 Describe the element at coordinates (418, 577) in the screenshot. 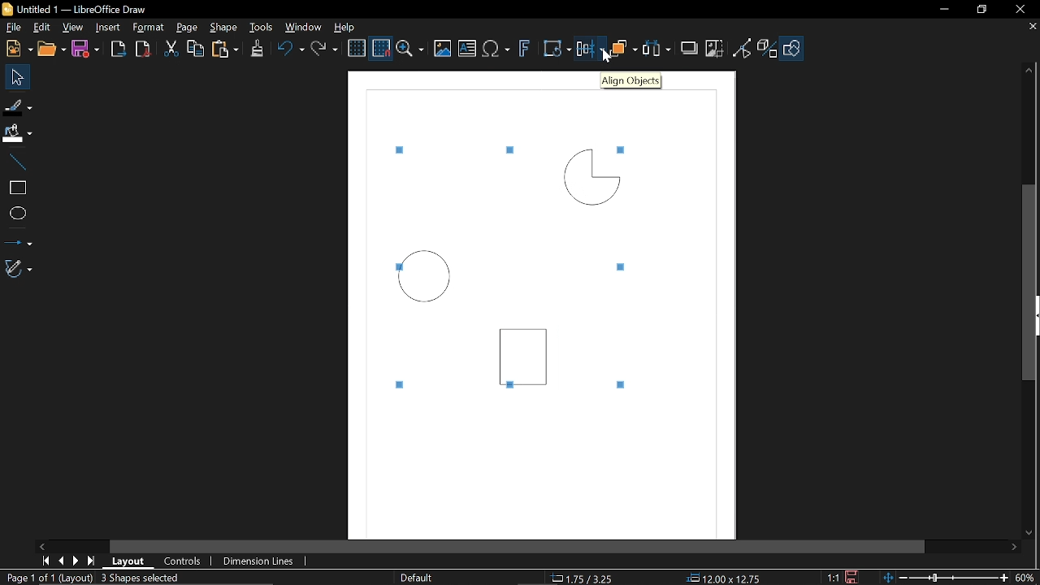

I see `slide Master name` at that location.